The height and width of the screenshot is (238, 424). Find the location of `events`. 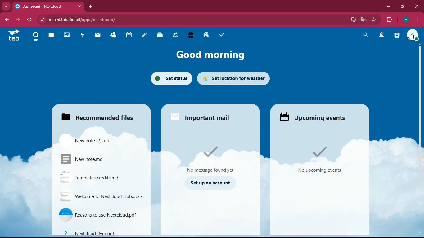

events is located at coordinates (323, 161).